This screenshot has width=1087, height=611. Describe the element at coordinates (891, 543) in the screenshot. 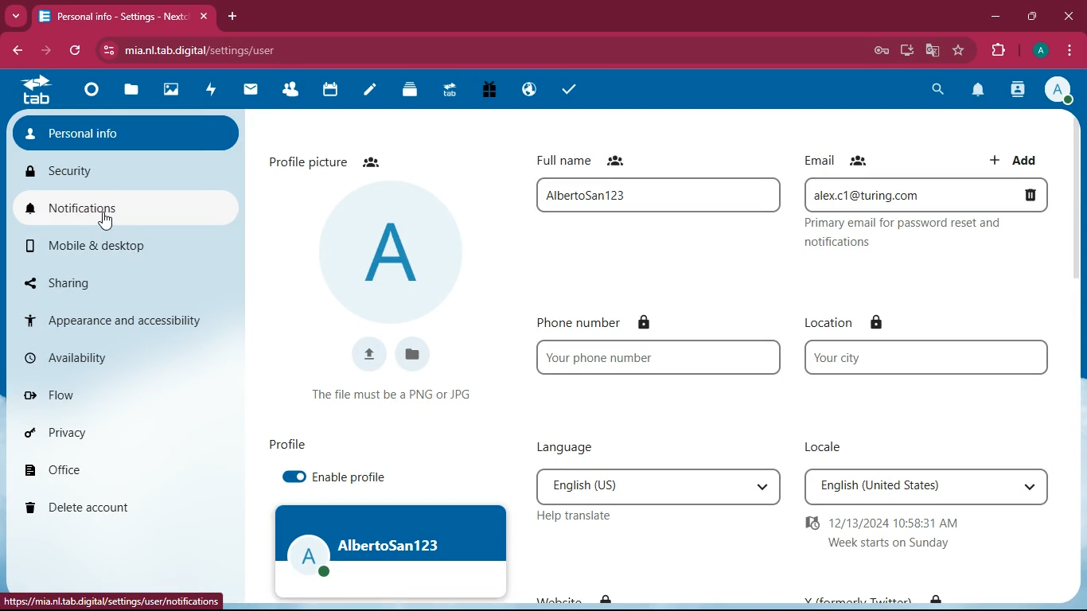

I see `Week starts on Sunday` at that location.